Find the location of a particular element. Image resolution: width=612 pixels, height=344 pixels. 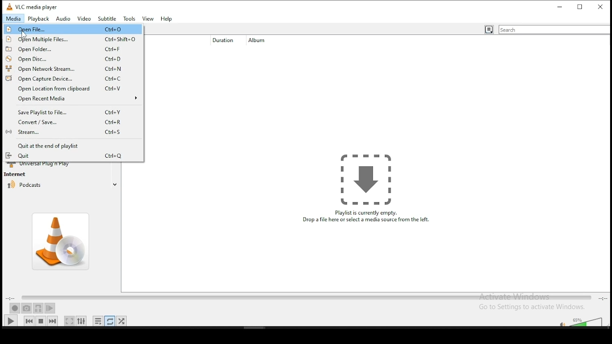

toggle video in fullscreen is located at coordinates (69, 321).